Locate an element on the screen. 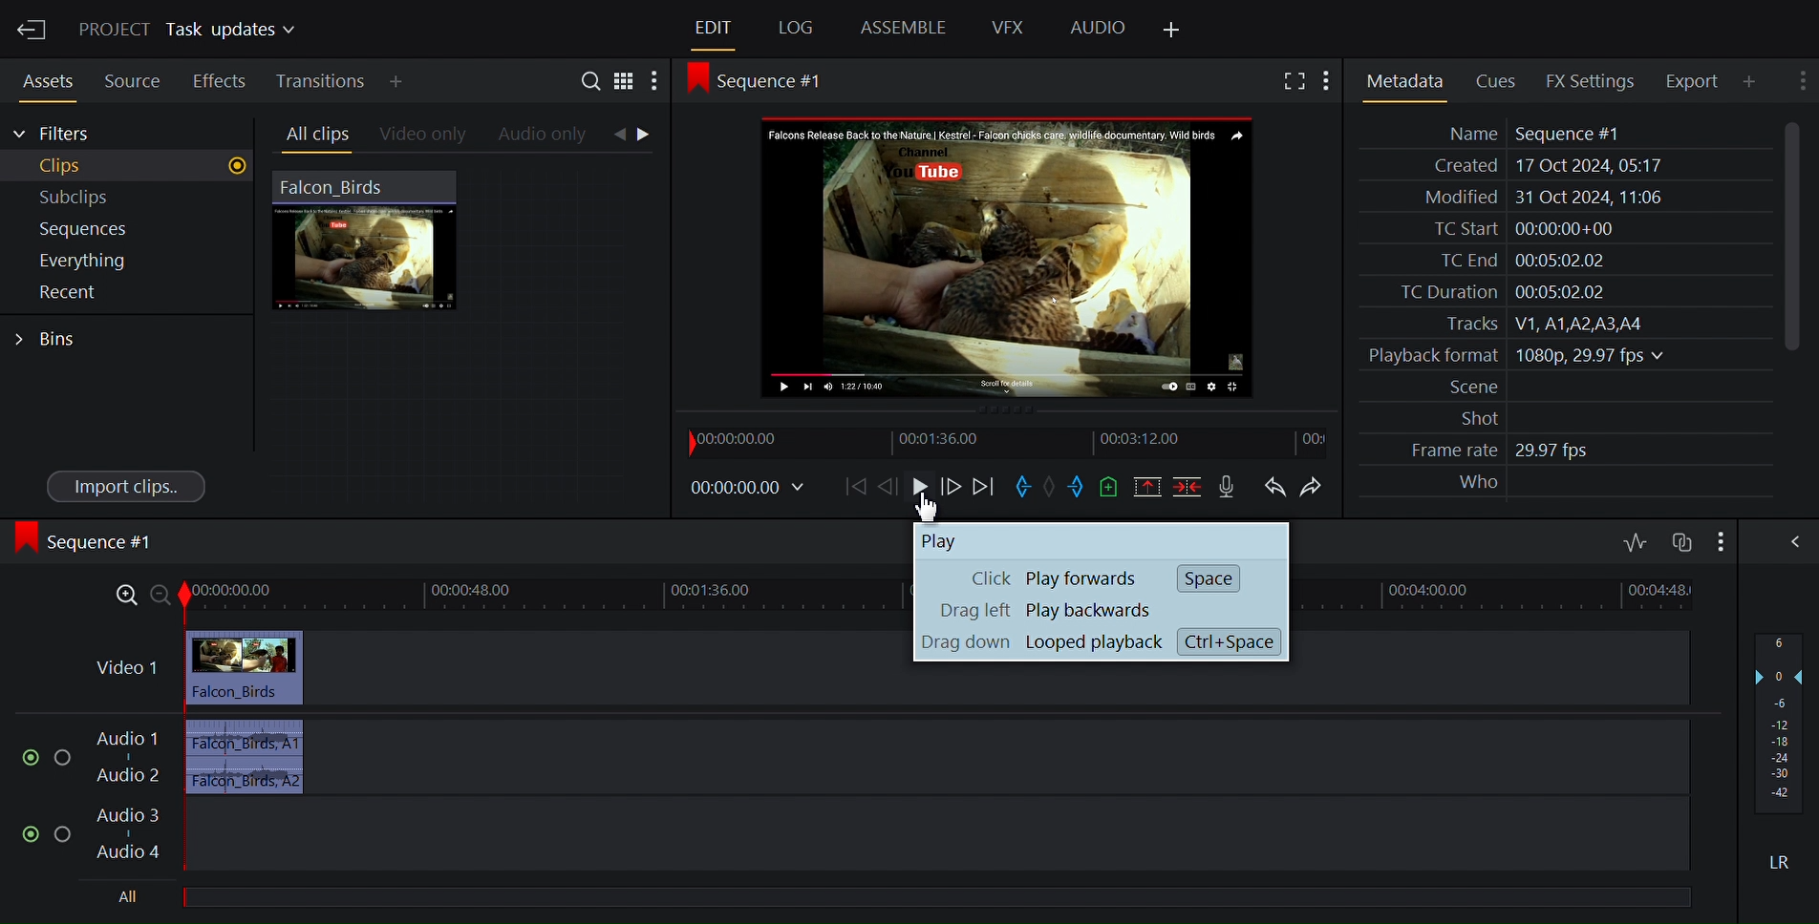 This screenshot has height=924, width=1819. Remove all marked sections is located at coordinates (1146, 487).